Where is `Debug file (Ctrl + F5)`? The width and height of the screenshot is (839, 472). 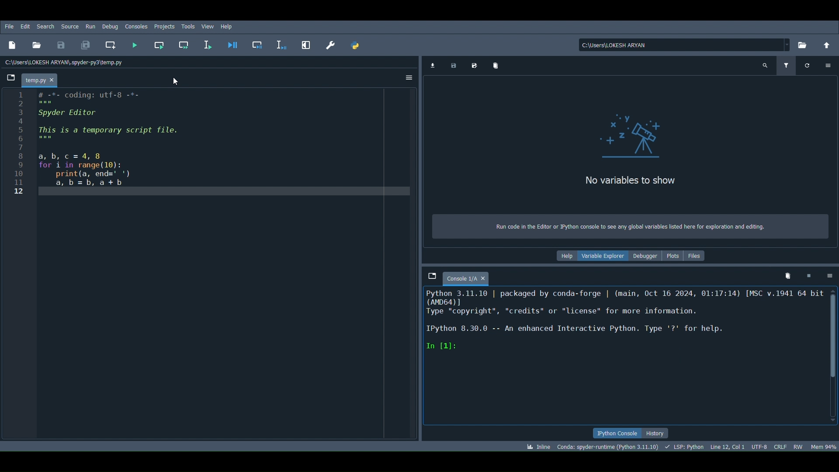 Debug file (Ctrl + F5) is located at coordinates (233, 44).